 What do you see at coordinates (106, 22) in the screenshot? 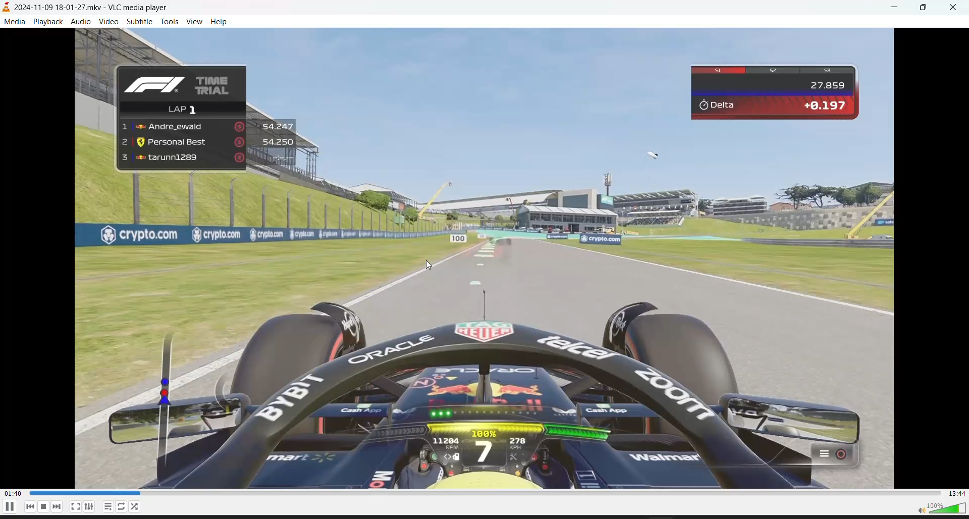
I see `video` at bounding box center [106, 22].